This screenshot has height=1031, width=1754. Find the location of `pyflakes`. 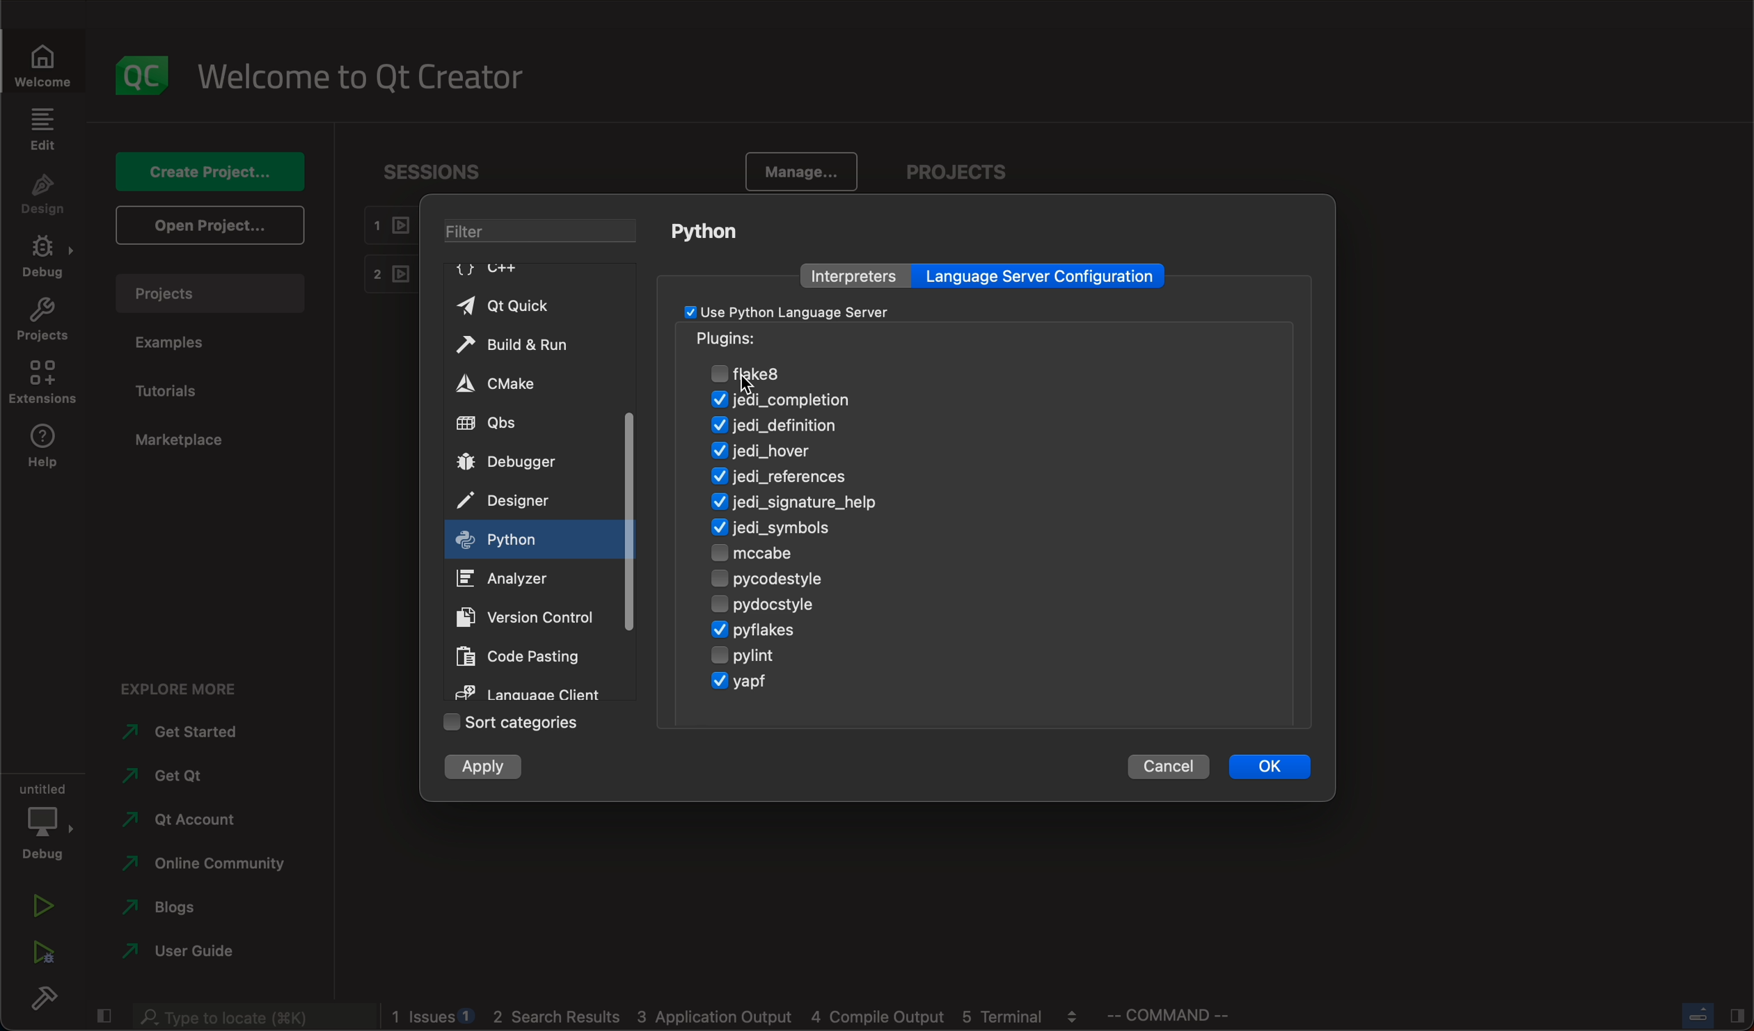

pyflakes is located at coordinates (767, 630).